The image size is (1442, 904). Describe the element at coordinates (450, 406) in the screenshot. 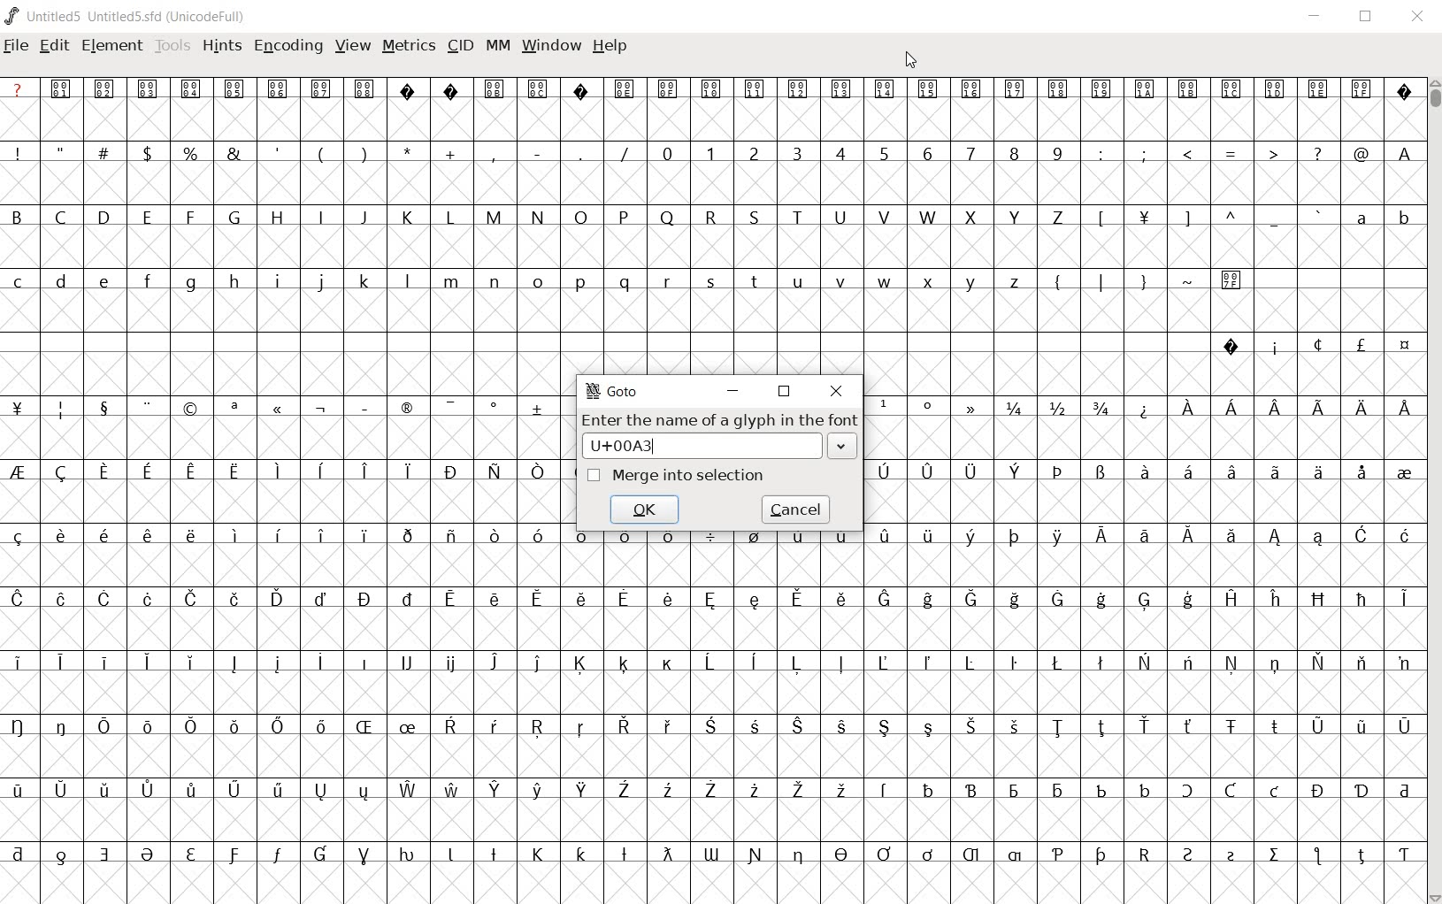

I see `Symbol` at that location.